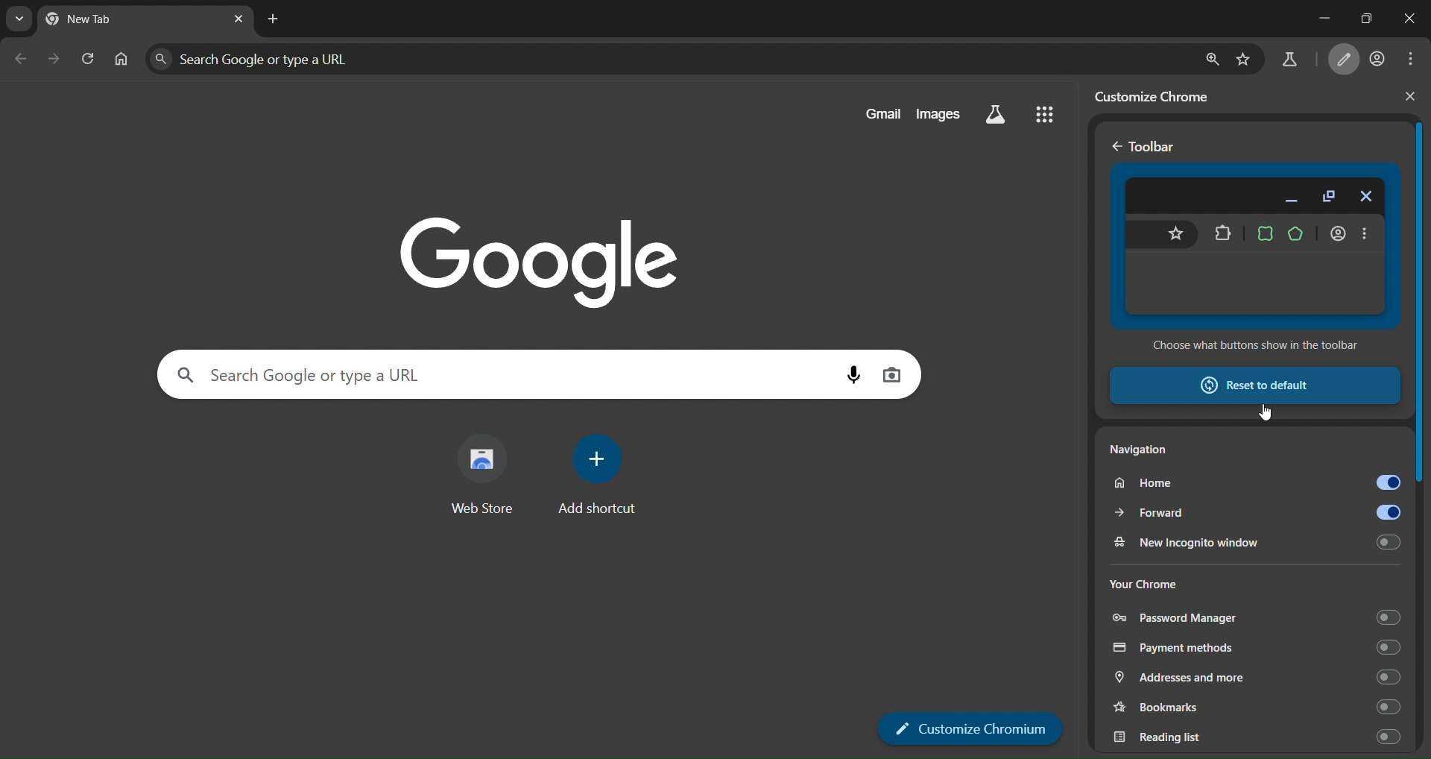  Describe the element at coordinates (1200, 581) in the screenshot. I see `your chrome` at that location.